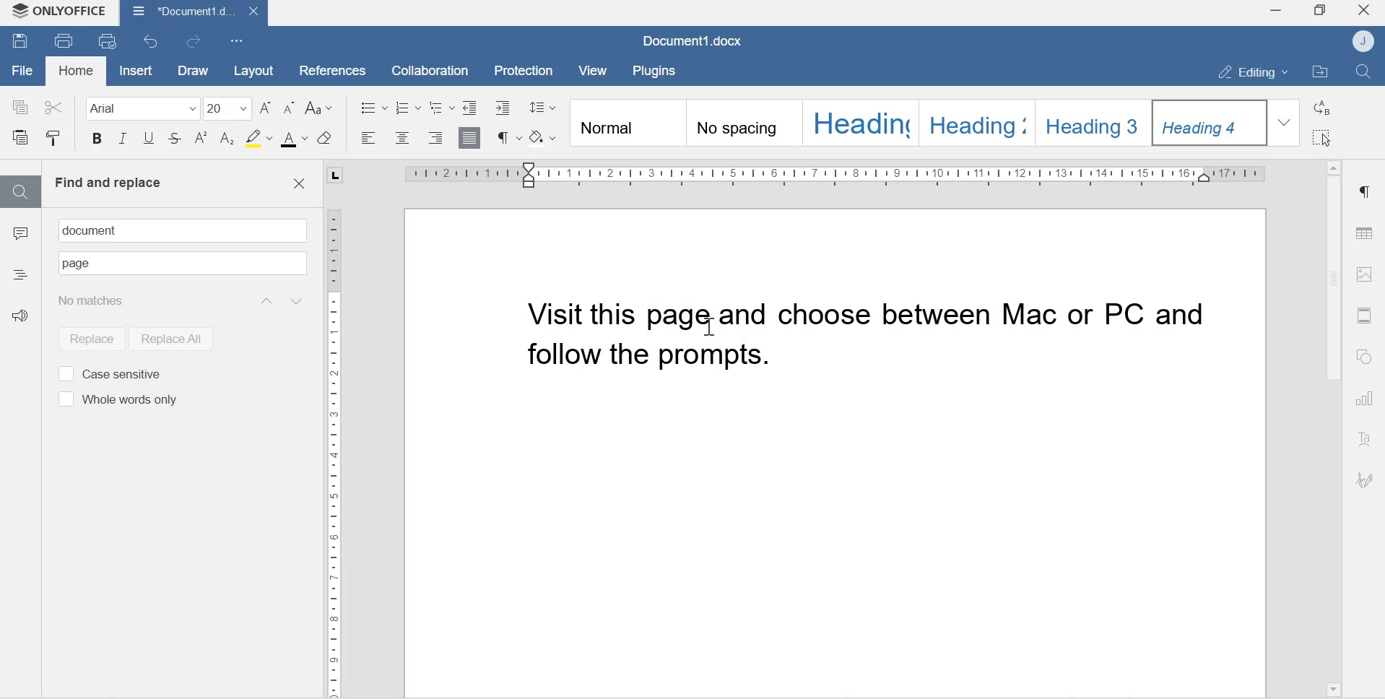 Image resolution: width=1385 pixels, height=699 pixels. Describe the element at coordinates (1324, 108) in the screenshot. I see `Replace` at that location.